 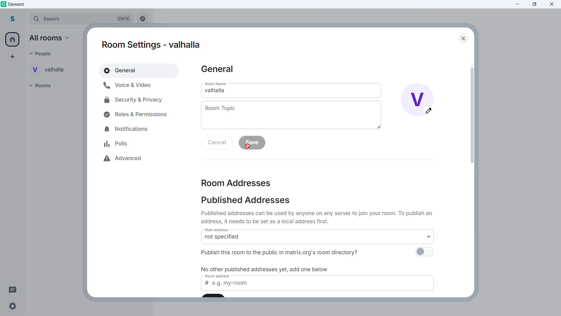 What do you see at coordinates (139, 71) in the screenshot?
I see `General ` at bounding box center [139, 71].